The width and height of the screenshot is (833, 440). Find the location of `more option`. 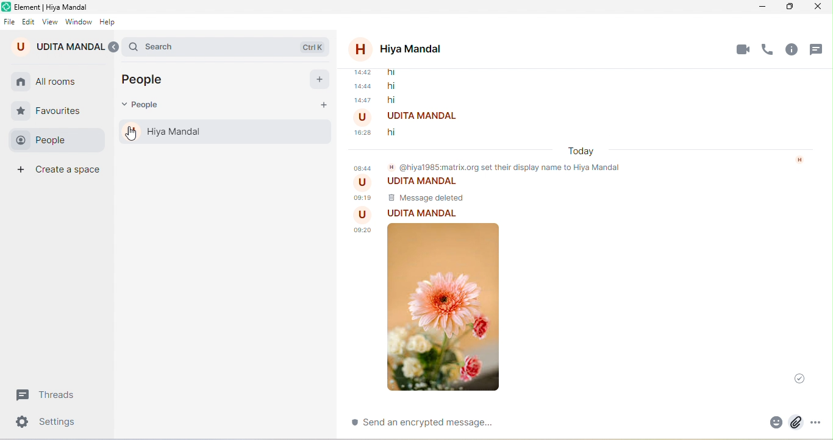

more option is located at coordinates (821, 422).